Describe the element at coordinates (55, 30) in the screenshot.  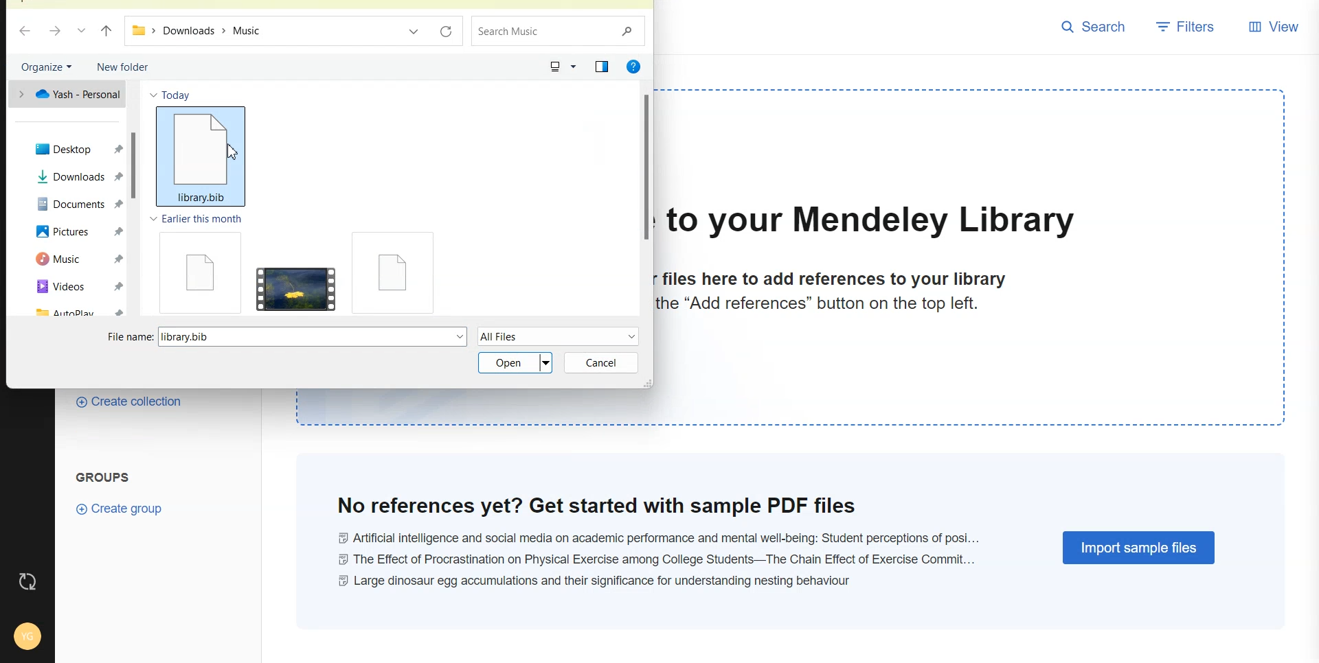
I see `Go Forward` at that location.